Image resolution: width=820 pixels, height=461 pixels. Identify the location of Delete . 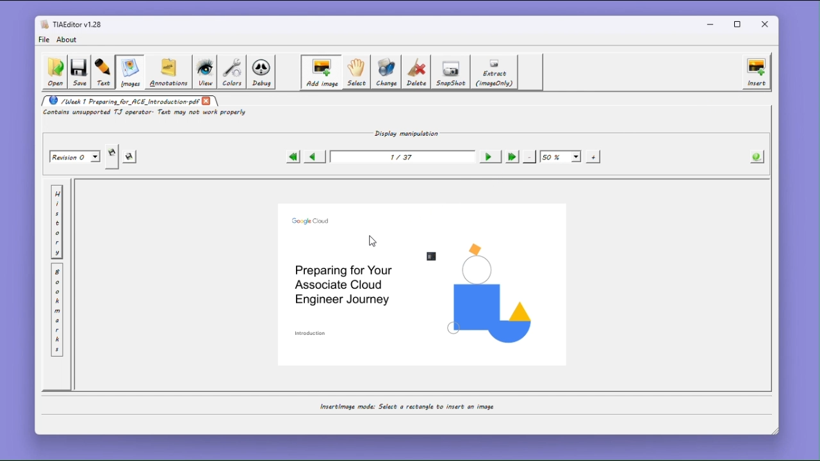
(417, 72).